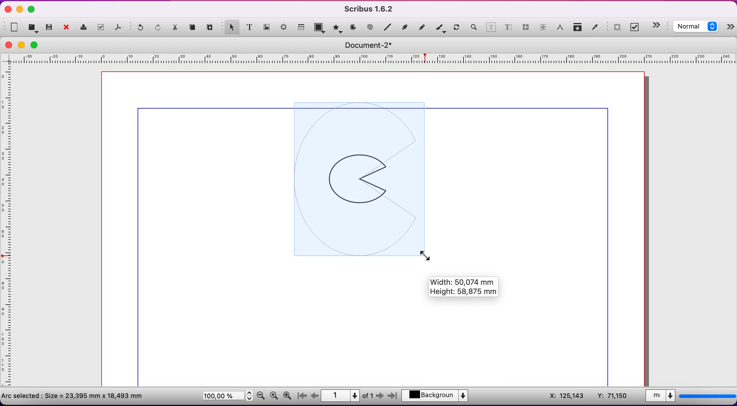 The height and width of the screenshot is (406, 737). I want to click on close, so click(9, 45).